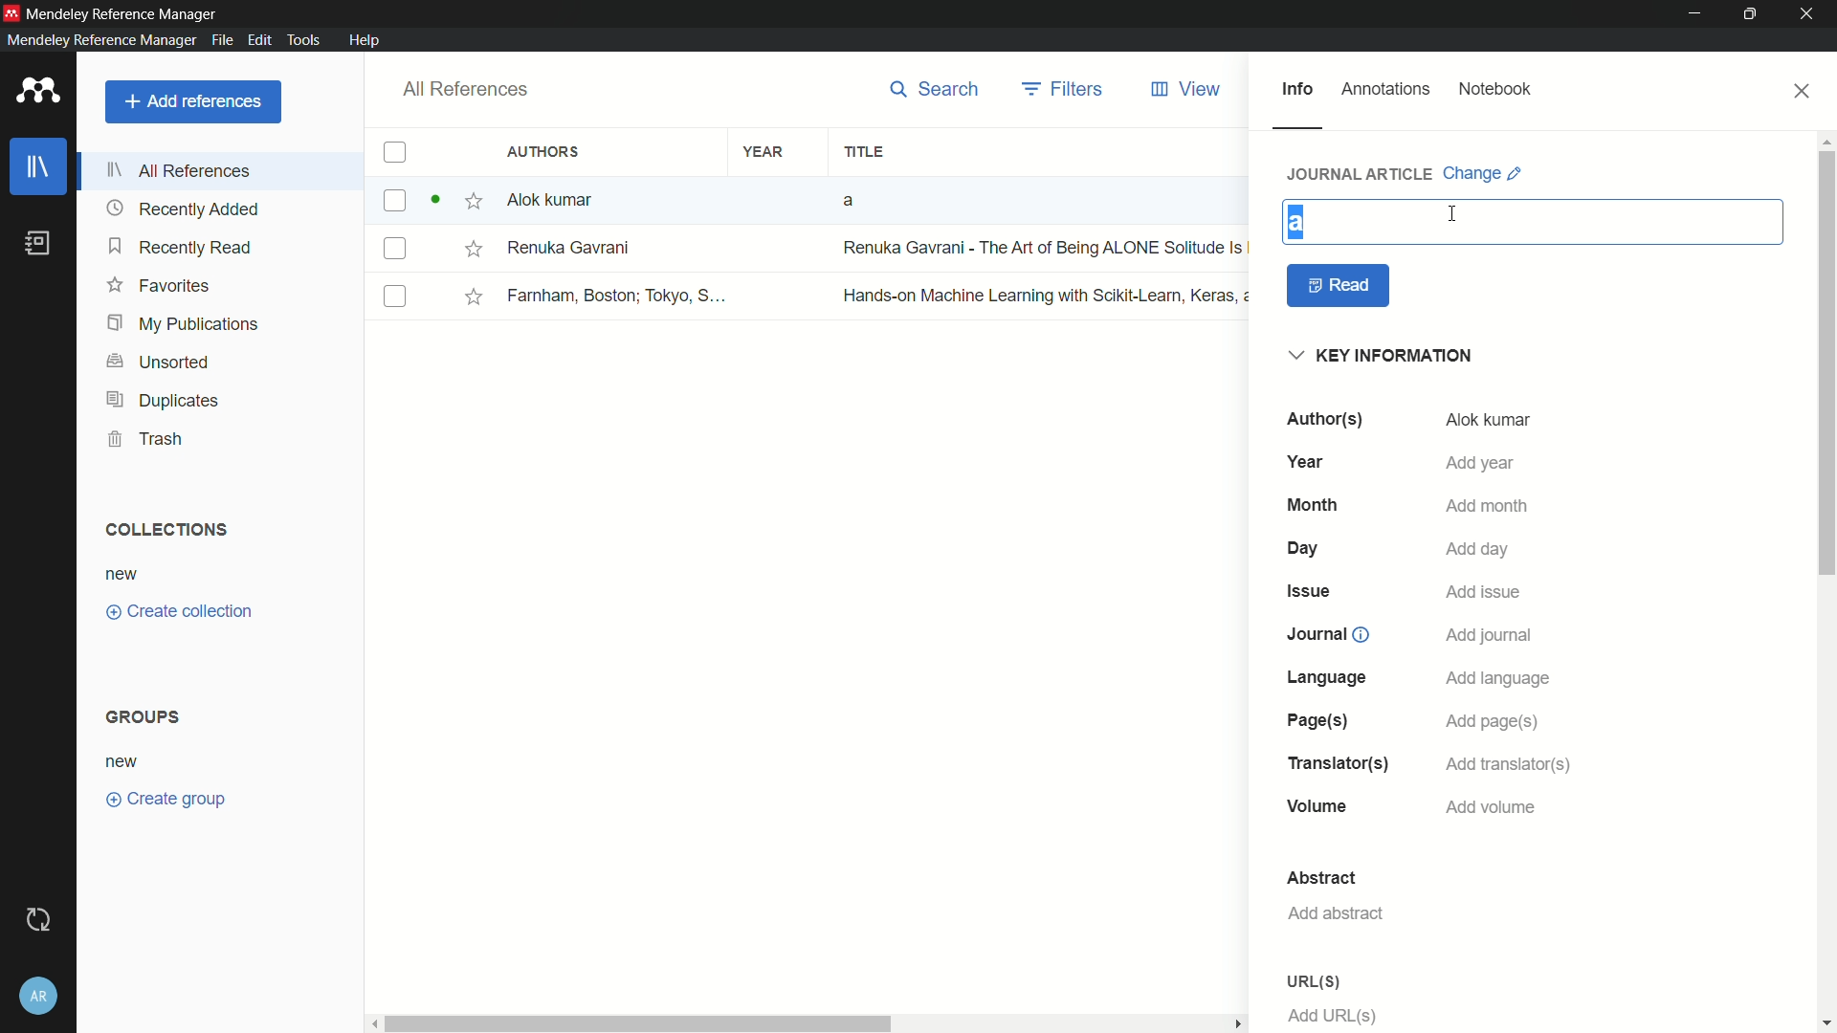  I want to click on library, so click(39, 168).